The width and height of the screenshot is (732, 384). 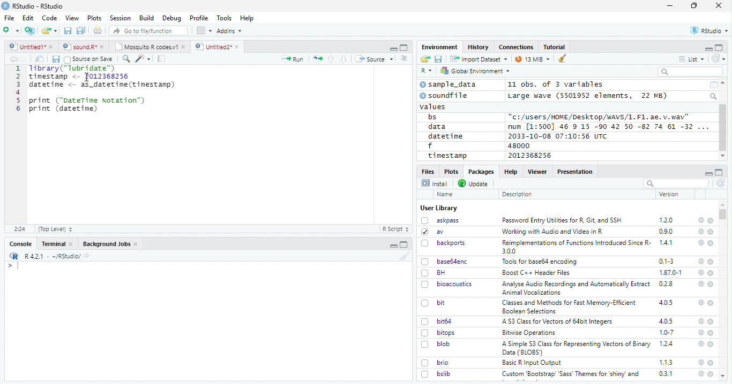 I want to click on av, so click(x=432, y=231).